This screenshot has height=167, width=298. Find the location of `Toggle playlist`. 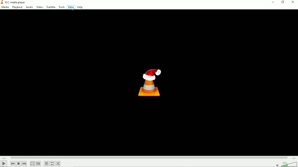

Toggle playlist is located at coordinates (46, 163).